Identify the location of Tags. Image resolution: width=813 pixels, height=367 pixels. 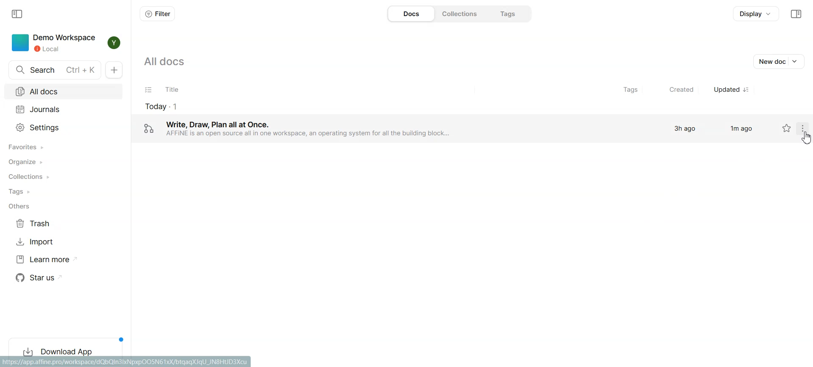
(64, 192).